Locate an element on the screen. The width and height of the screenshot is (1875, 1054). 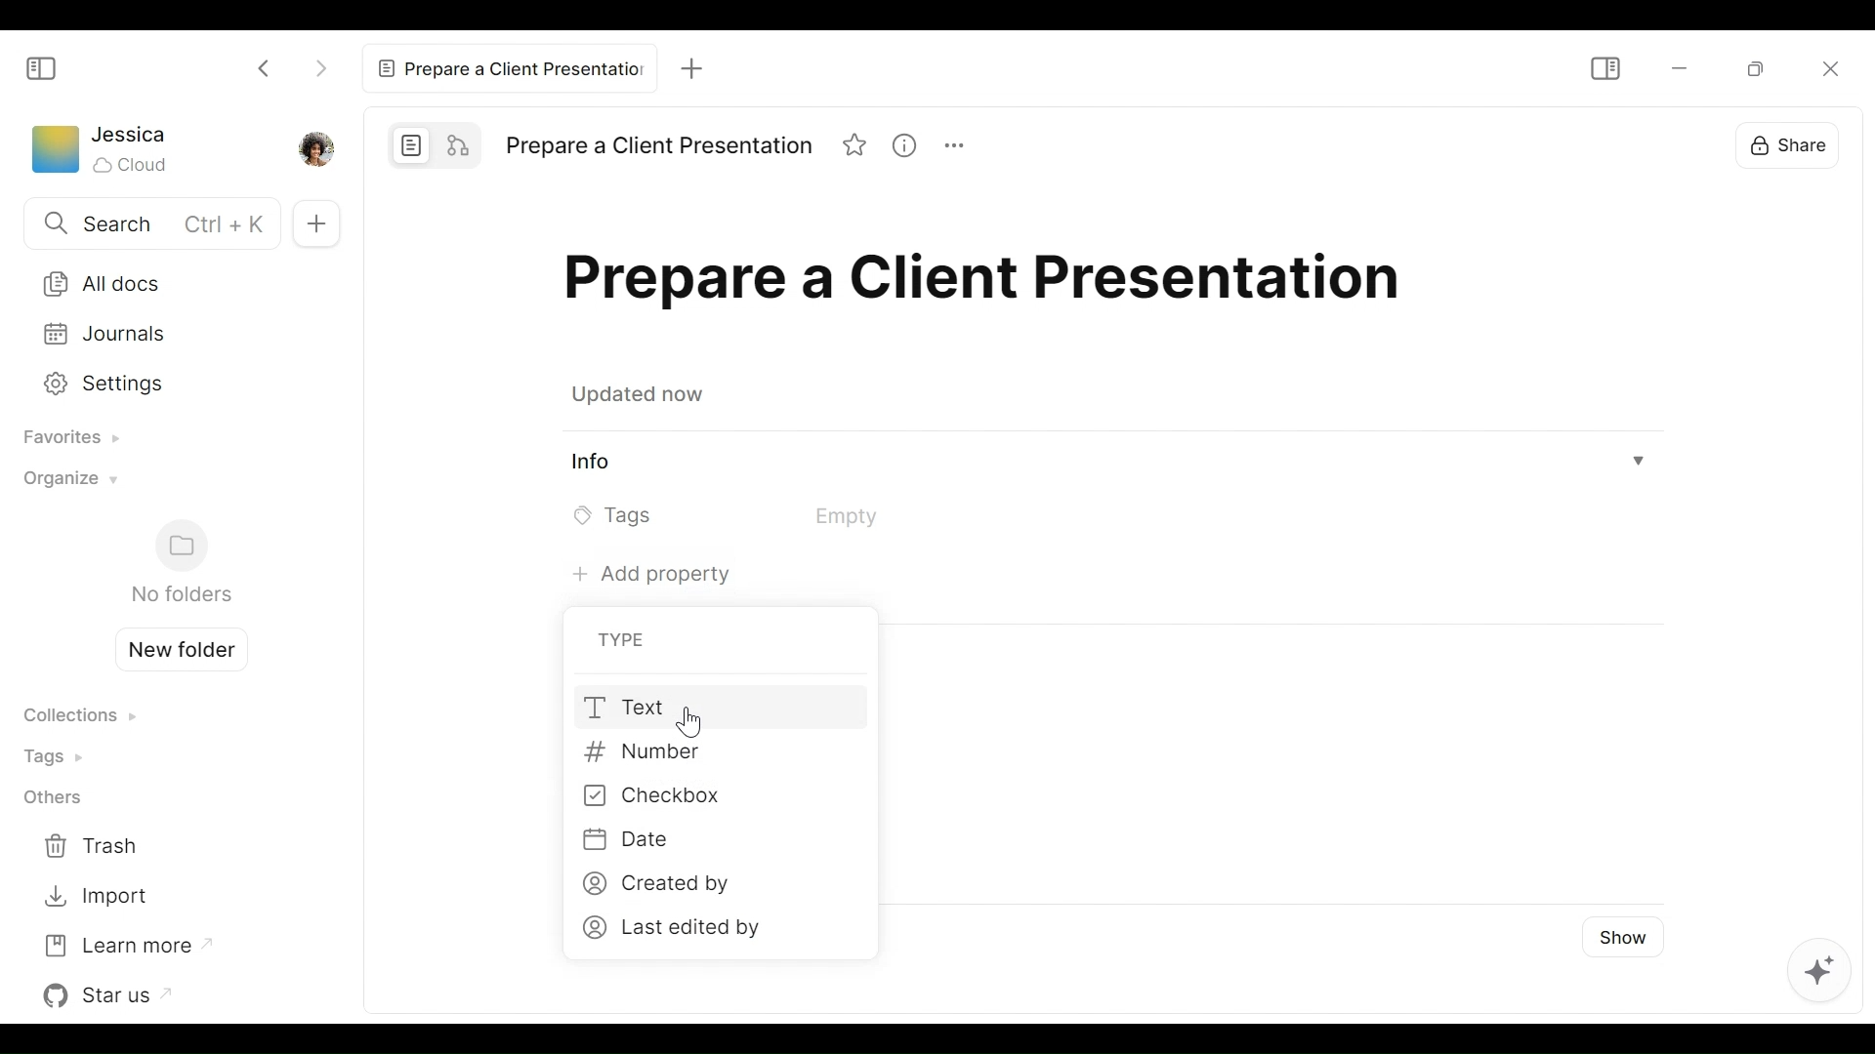
Created by is located at coordinates (714, 884).